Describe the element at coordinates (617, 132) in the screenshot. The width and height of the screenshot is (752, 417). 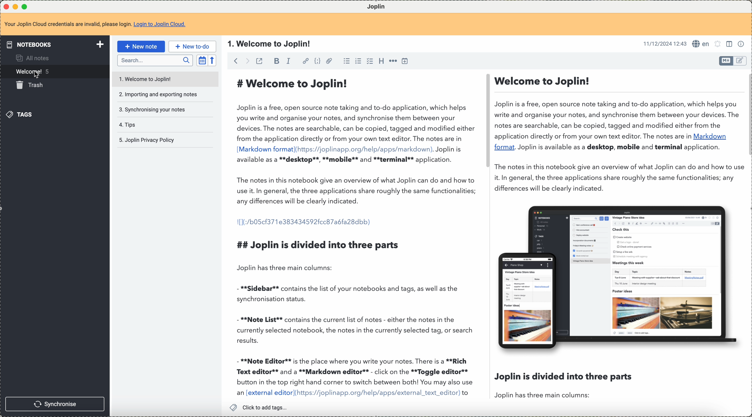
I see `.
Welcome to Joplin!
Joplin is a free, open source note taking and to-do application, which helps you
write and organise your notes, and synchronise them between your devices. The
notes are searchable, can be copied, tagged and modified either from the
application directly or from your own text editor. The notes are in Markdown
format. Joplin is available as a desktop, mobile and terminal application.
The notes in this notebook give an overview of what Joplin can do and how to us
it. In general, the three applications share roughly the same functionalities; any
differences will be clearly indicated.` at that location.